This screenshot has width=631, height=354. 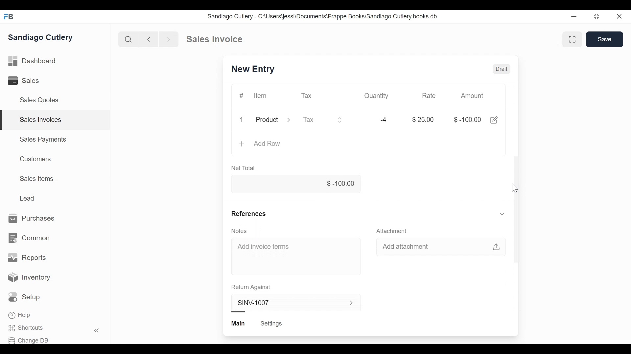 I want to click on  Change DB, so click(x=29, y=340).